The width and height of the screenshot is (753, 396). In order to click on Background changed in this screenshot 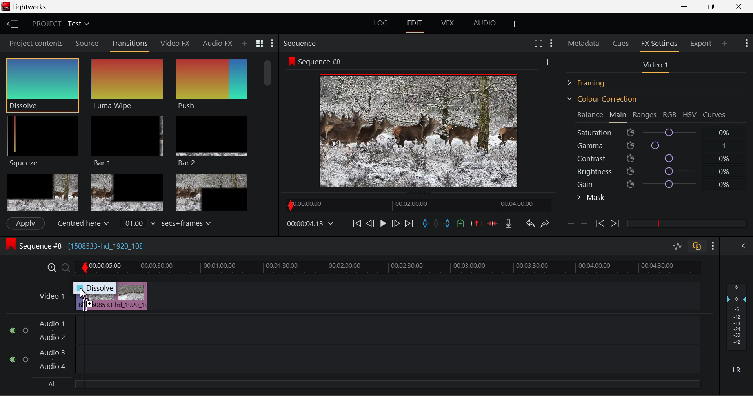, I will do `click(421, 124)`.